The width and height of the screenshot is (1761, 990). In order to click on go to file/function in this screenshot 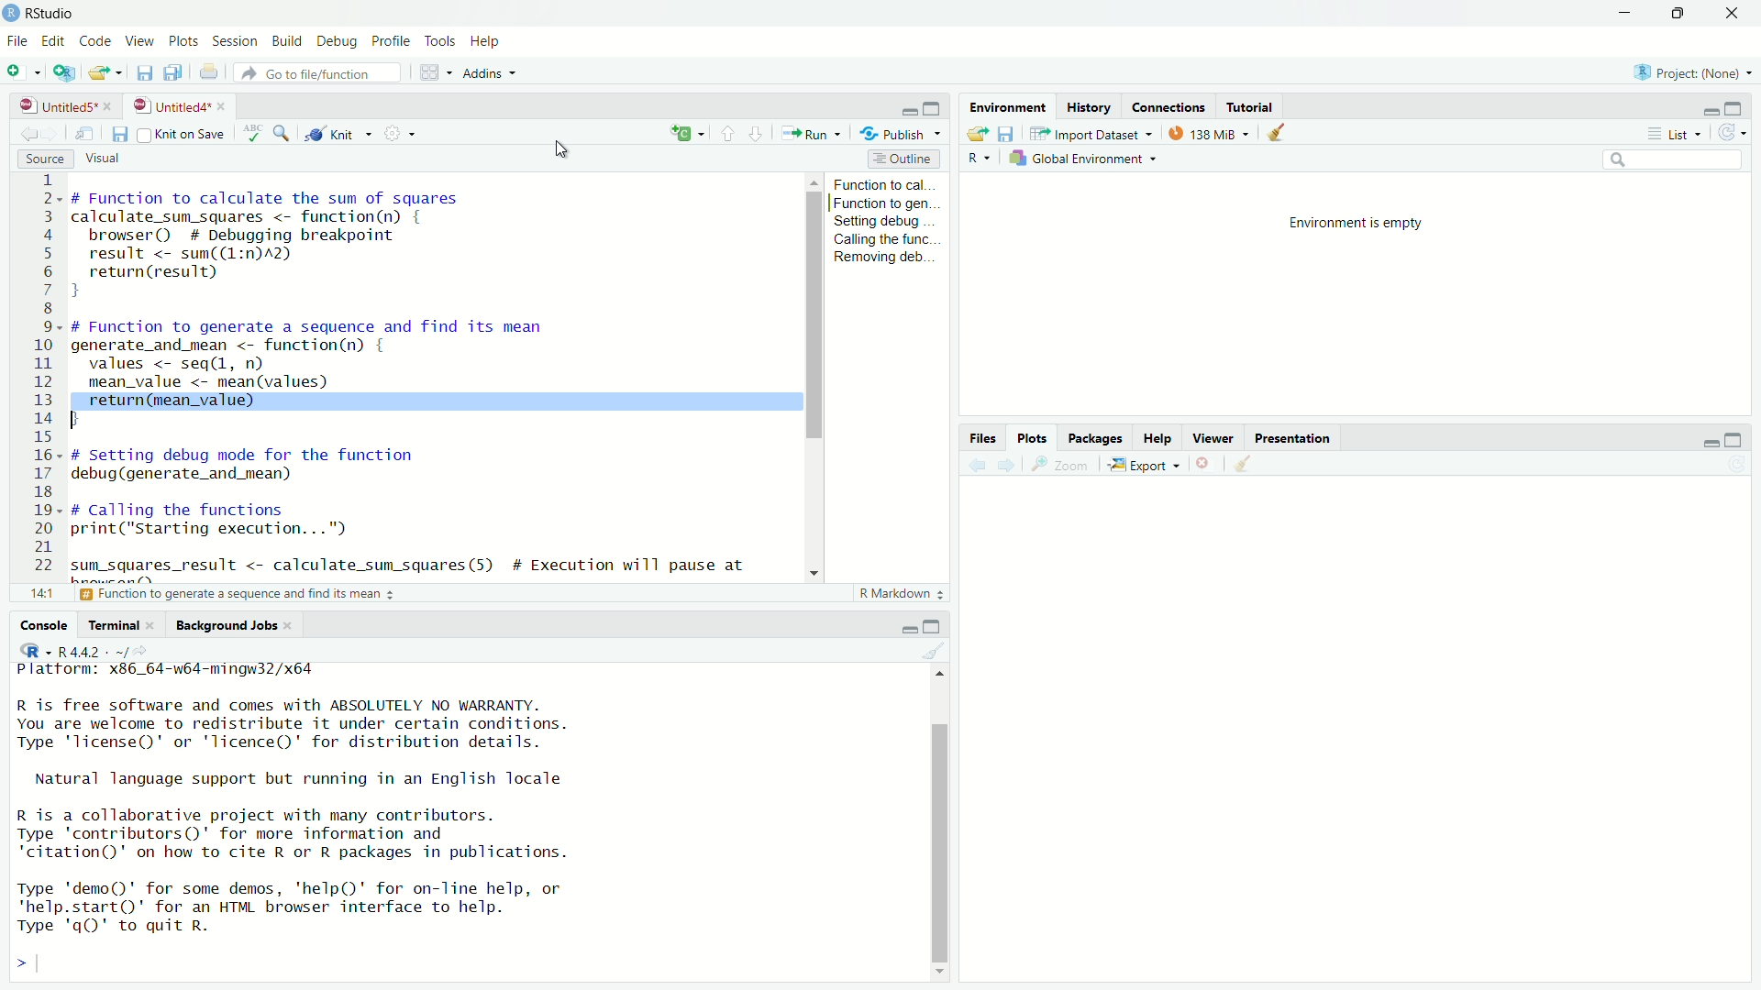, I will do `click(319, 71)`.